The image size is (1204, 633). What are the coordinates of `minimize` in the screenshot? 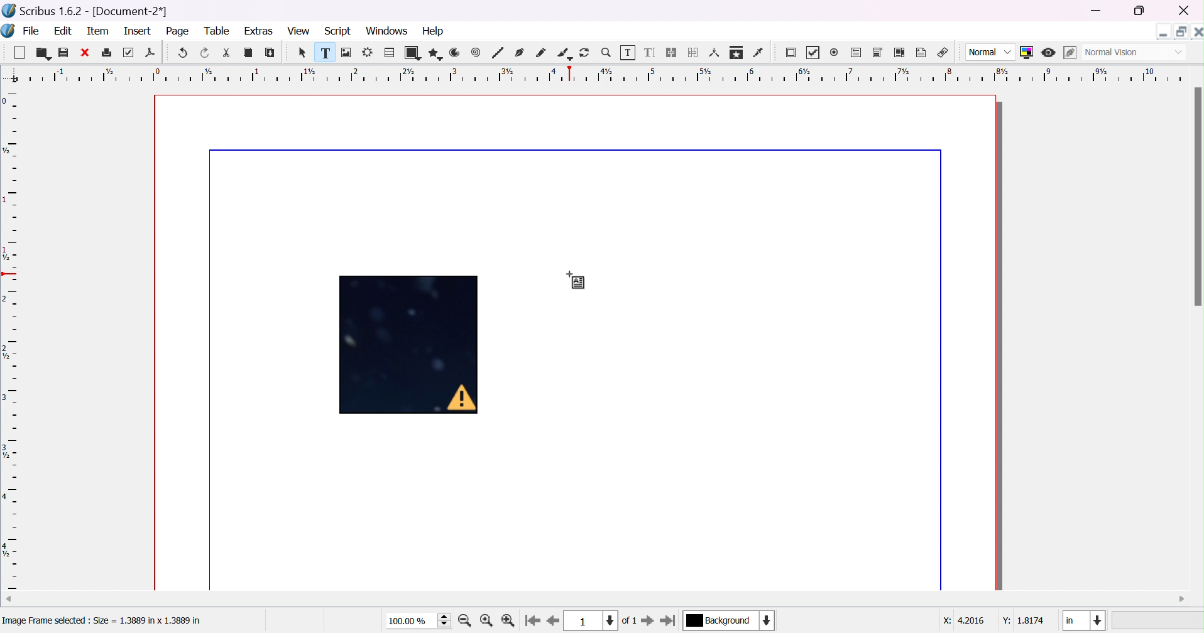 It's located at (1164, 31).